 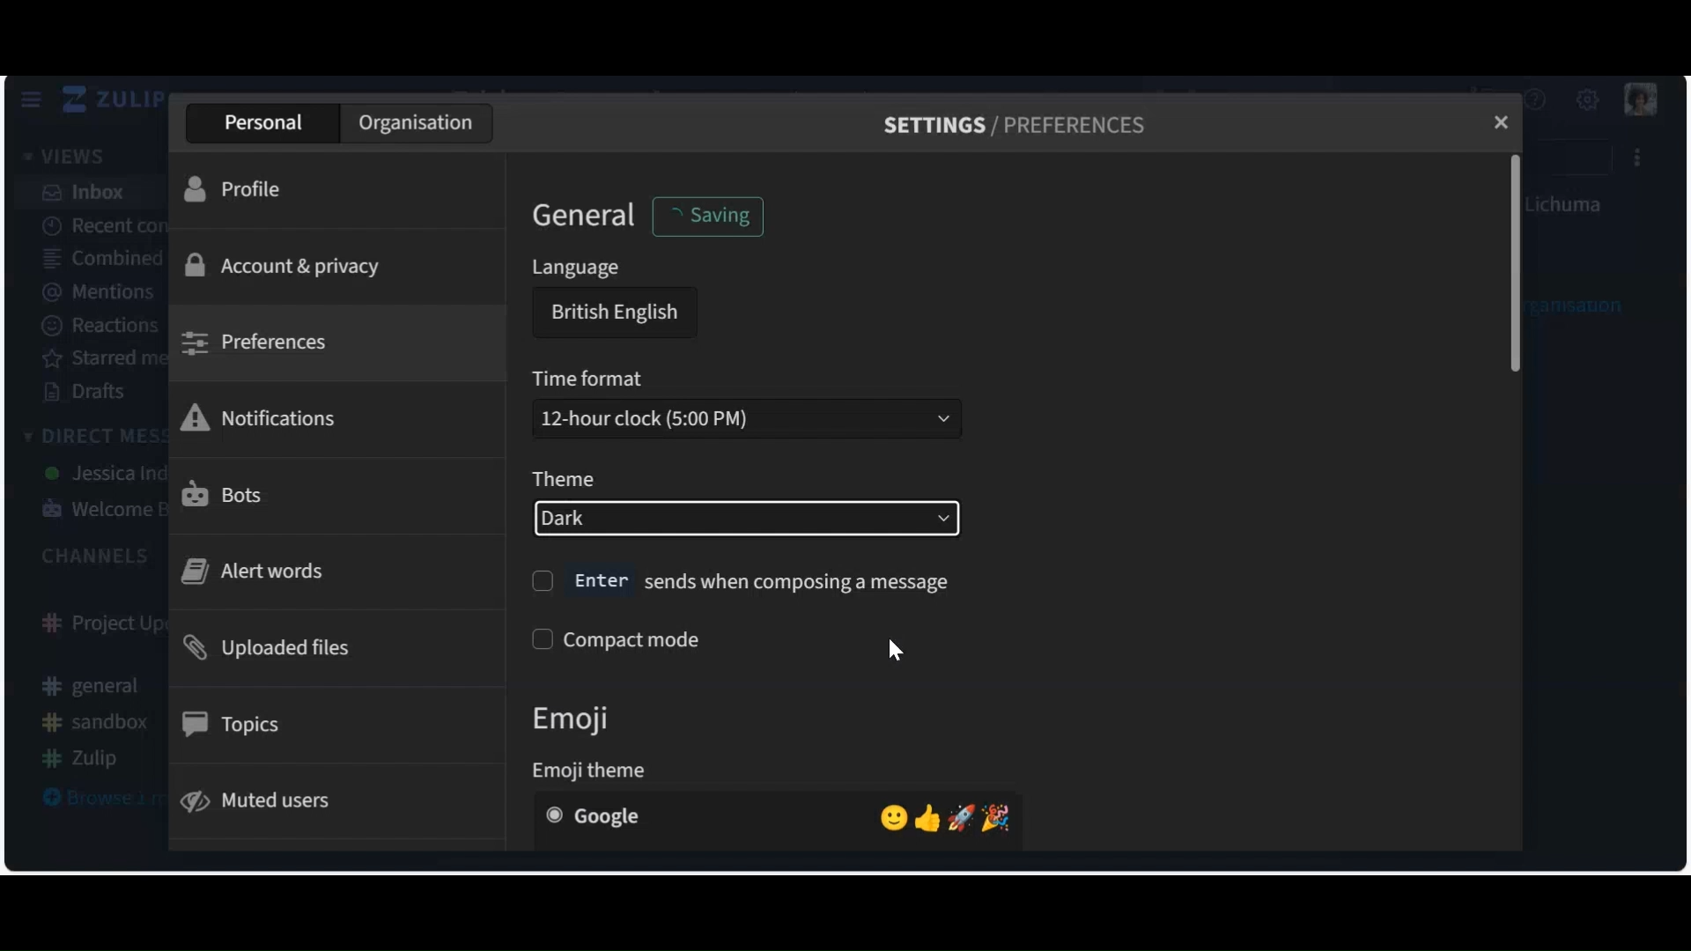 What do you see at coordinates (289, 265) in the screenshot?
I see `Account Privacy` at bounding box center [289, 265].